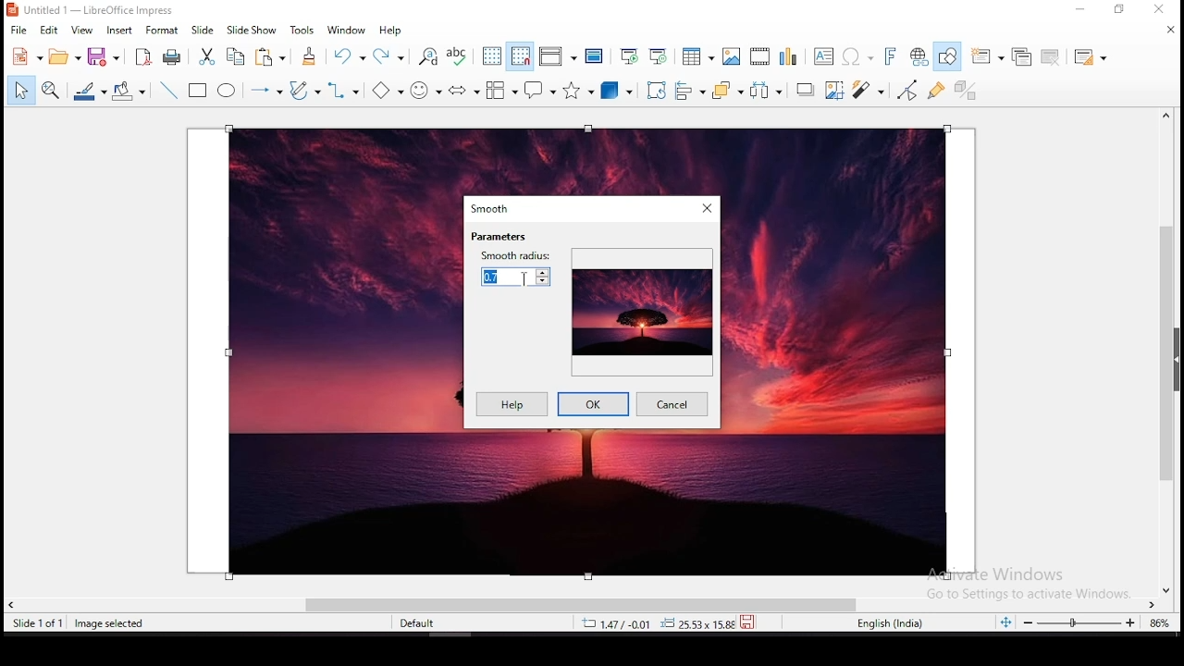 The width and height of the screenshot is (1184, 666). Describe the element at coordinates (388, 90) in the screenshot. I see `basic shapes` at that location.